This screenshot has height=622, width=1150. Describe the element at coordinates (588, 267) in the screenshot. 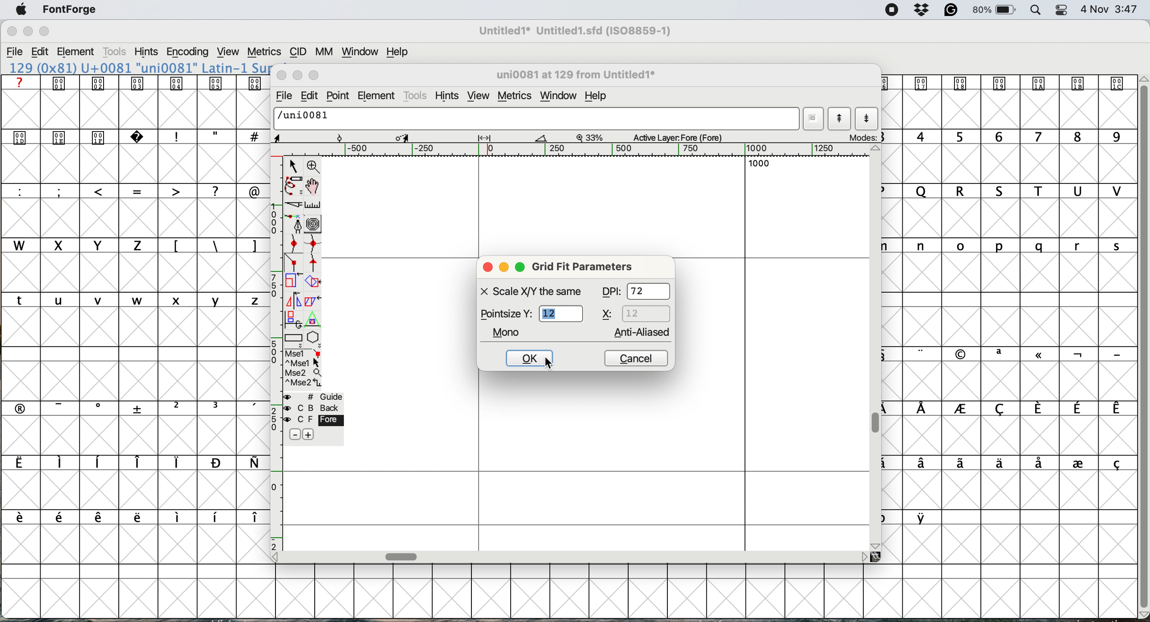

I see `grid fit parameters` at that location.